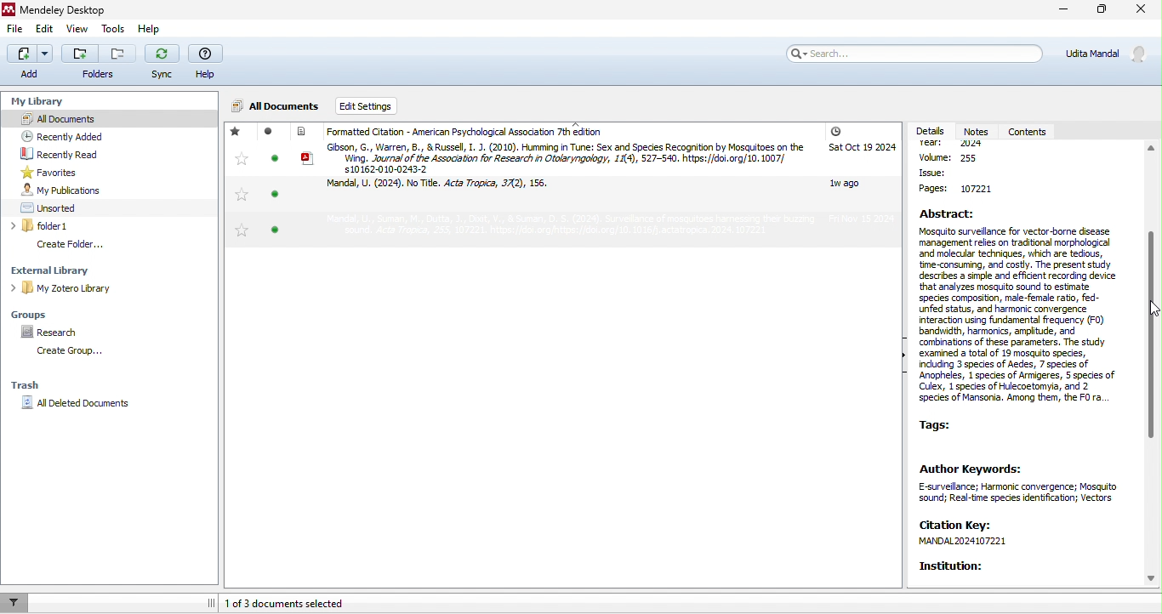  Describe the element at coordinates (861, 176) in the screenshot. I see `added date` at that location.